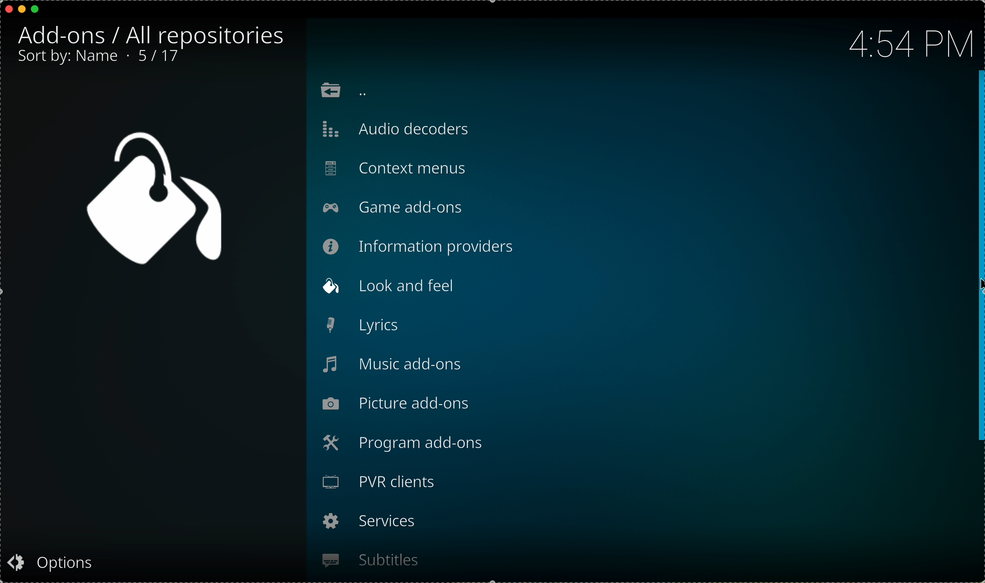 Image resolution: width=985 pixels, height=583 pixels. I want to click on sort by: name, so click(68, 57).